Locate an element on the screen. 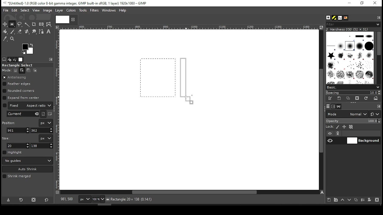 This screenshot has width=383, height=215. color is located at coordinates (71, 10).